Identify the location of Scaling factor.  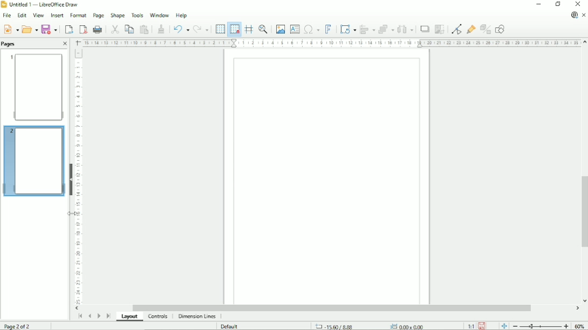
(471, 326).